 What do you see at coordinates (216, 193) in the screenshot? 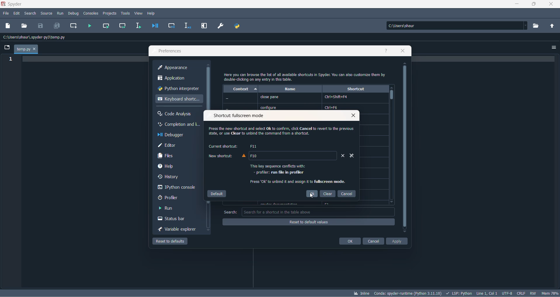
I see `default` at bounding box center [216, 193].